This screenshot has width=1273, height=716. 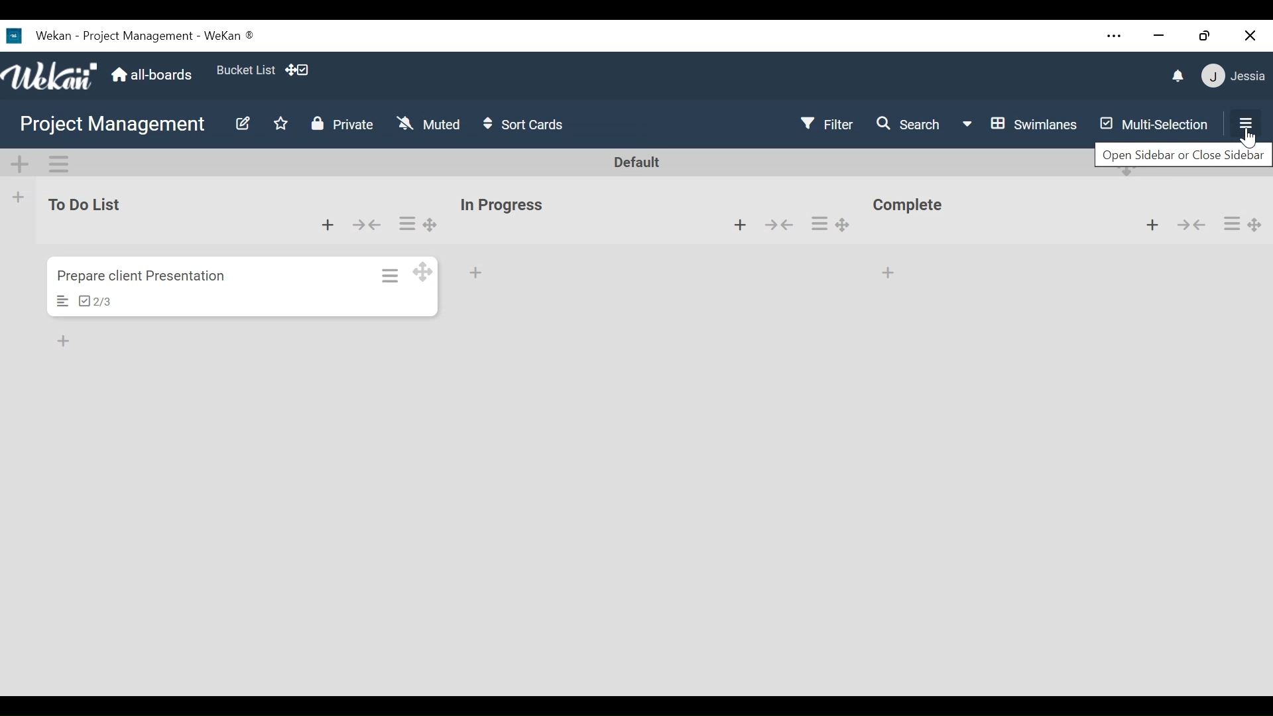 I want to click on Swimlane actions, so click(x=58, y=164).